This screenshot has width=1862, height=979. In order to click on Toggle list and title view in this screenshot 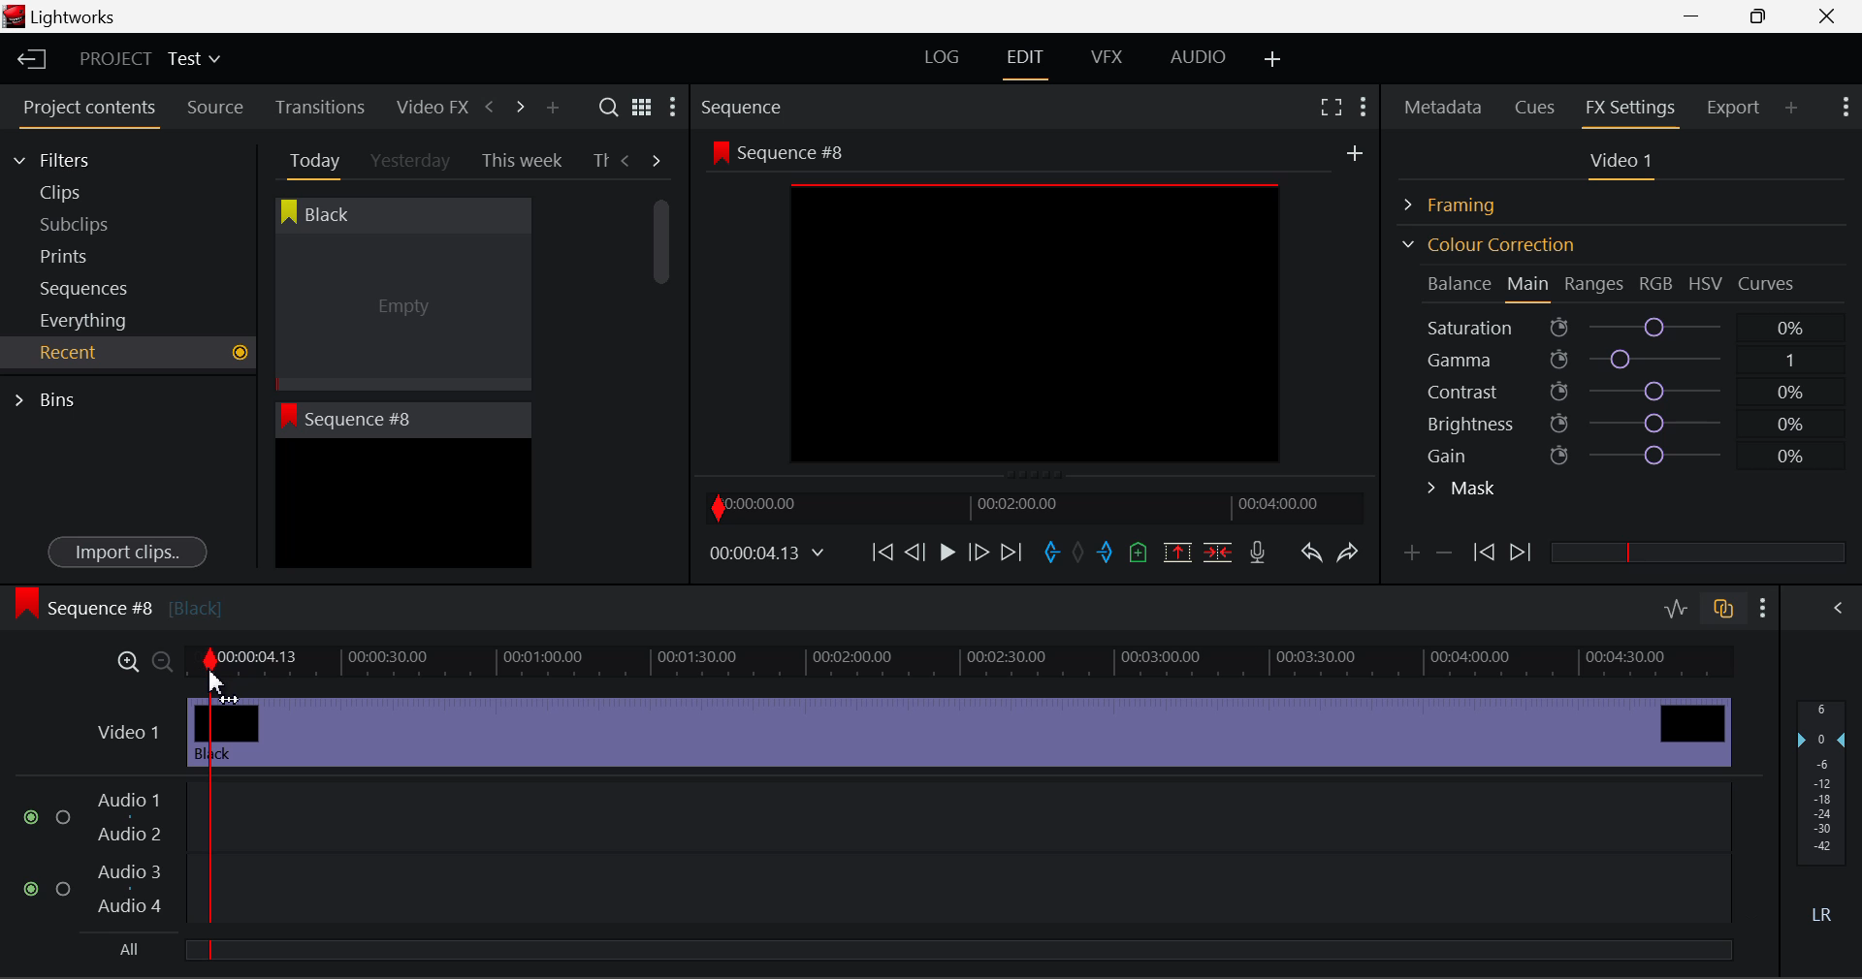, I will do `click(642, 107)`.